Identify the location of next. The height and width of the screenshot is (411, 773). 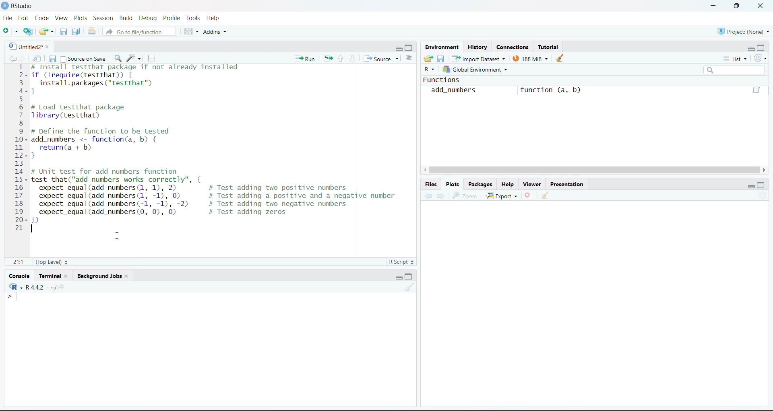
(440, 195).